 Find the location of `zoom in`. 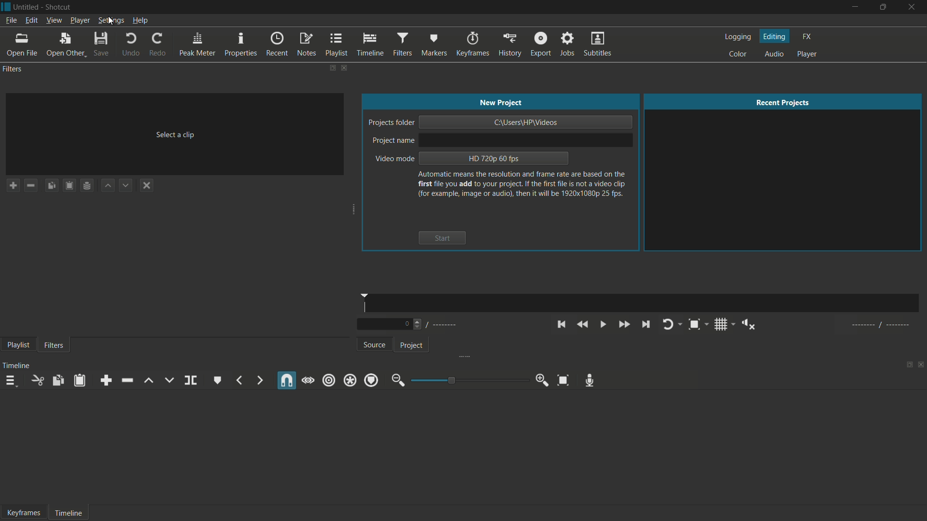

zoom in is located at coordinates (544, 380).